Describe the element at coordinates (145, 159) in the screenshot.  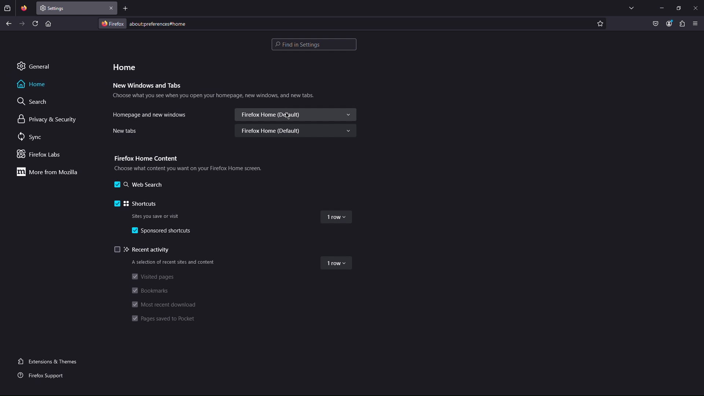
I see `Firefox Home Content` at that location.